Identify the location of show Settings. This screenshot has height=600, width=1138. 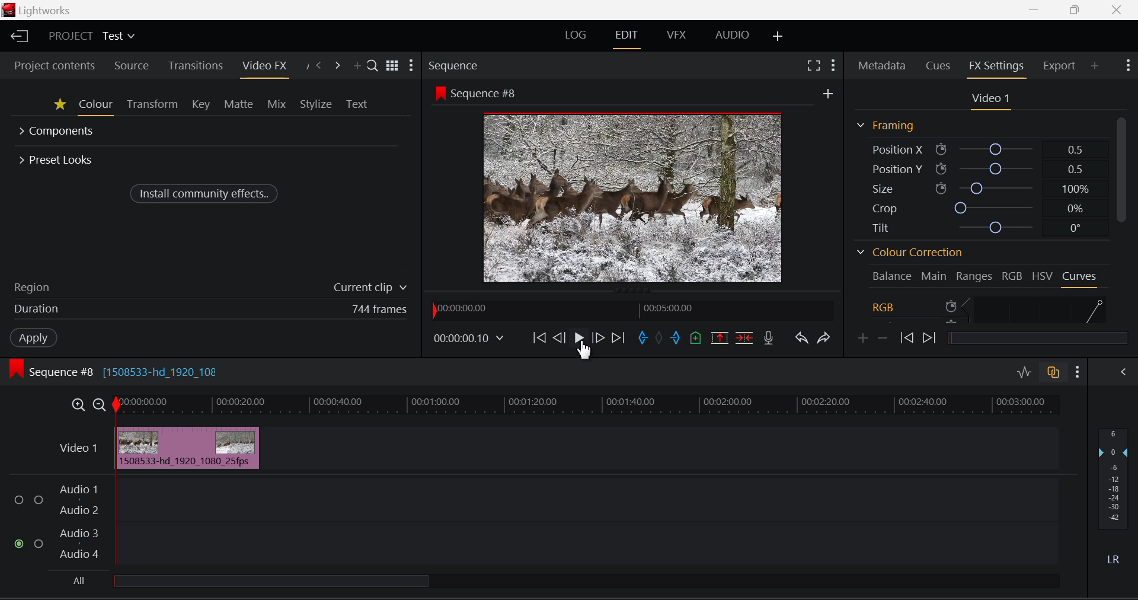
(1078, 372).